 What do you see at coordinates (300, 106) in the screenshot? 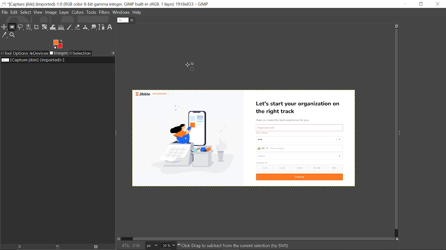
I see `Let's start your organization on
the right track` at bounding box center [300, 106].